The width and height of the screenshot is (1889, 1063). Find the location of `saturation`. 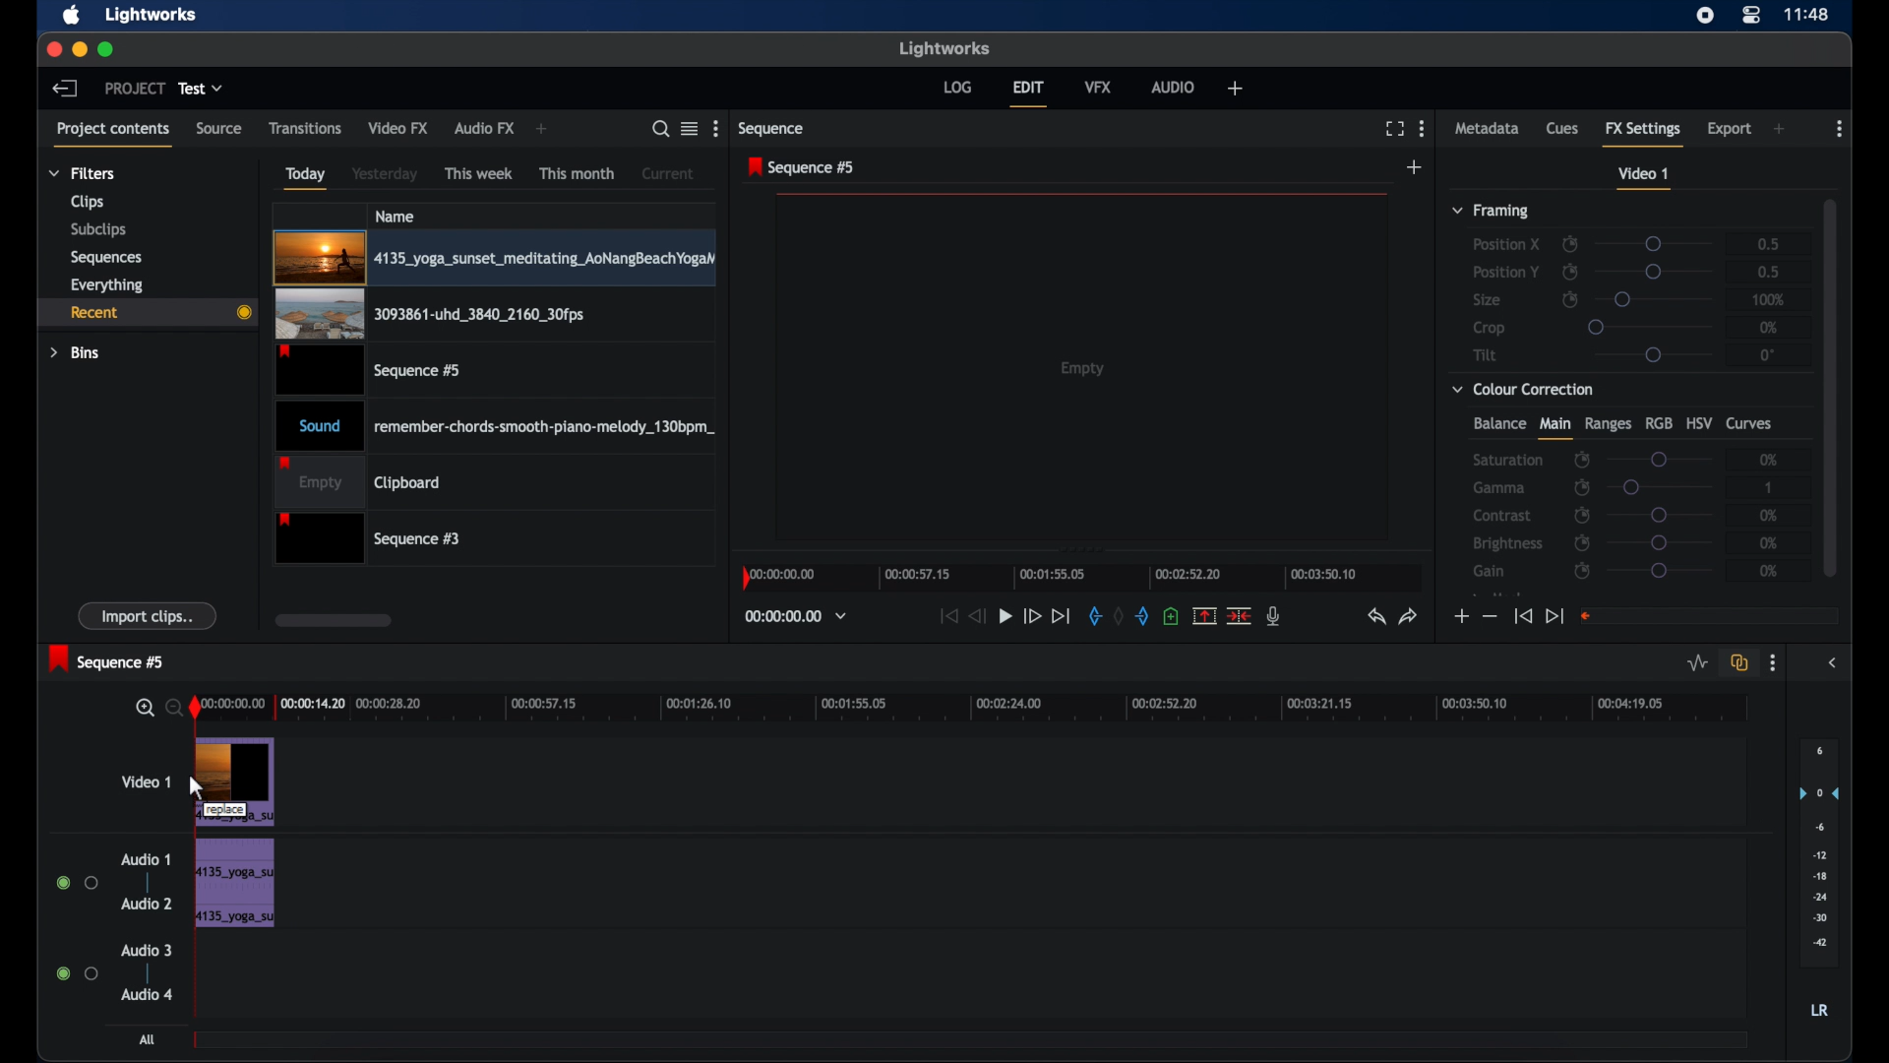

saturation is located at coordinates (1509, 459).